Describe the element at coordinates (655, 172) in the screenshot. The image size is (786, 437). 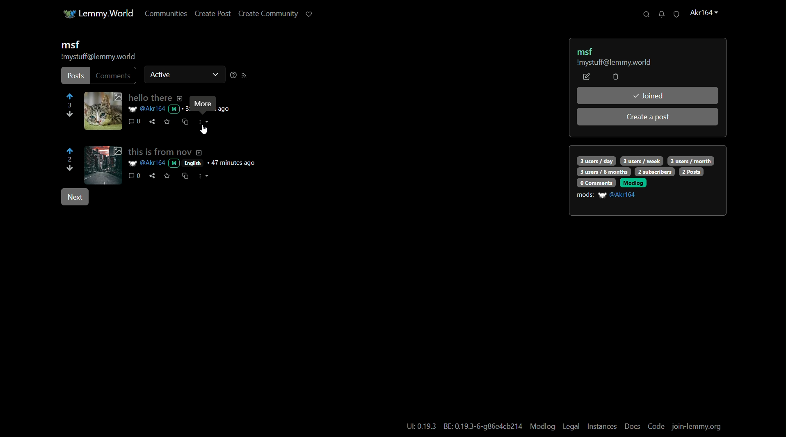
I see `2 subscribers` at that location.